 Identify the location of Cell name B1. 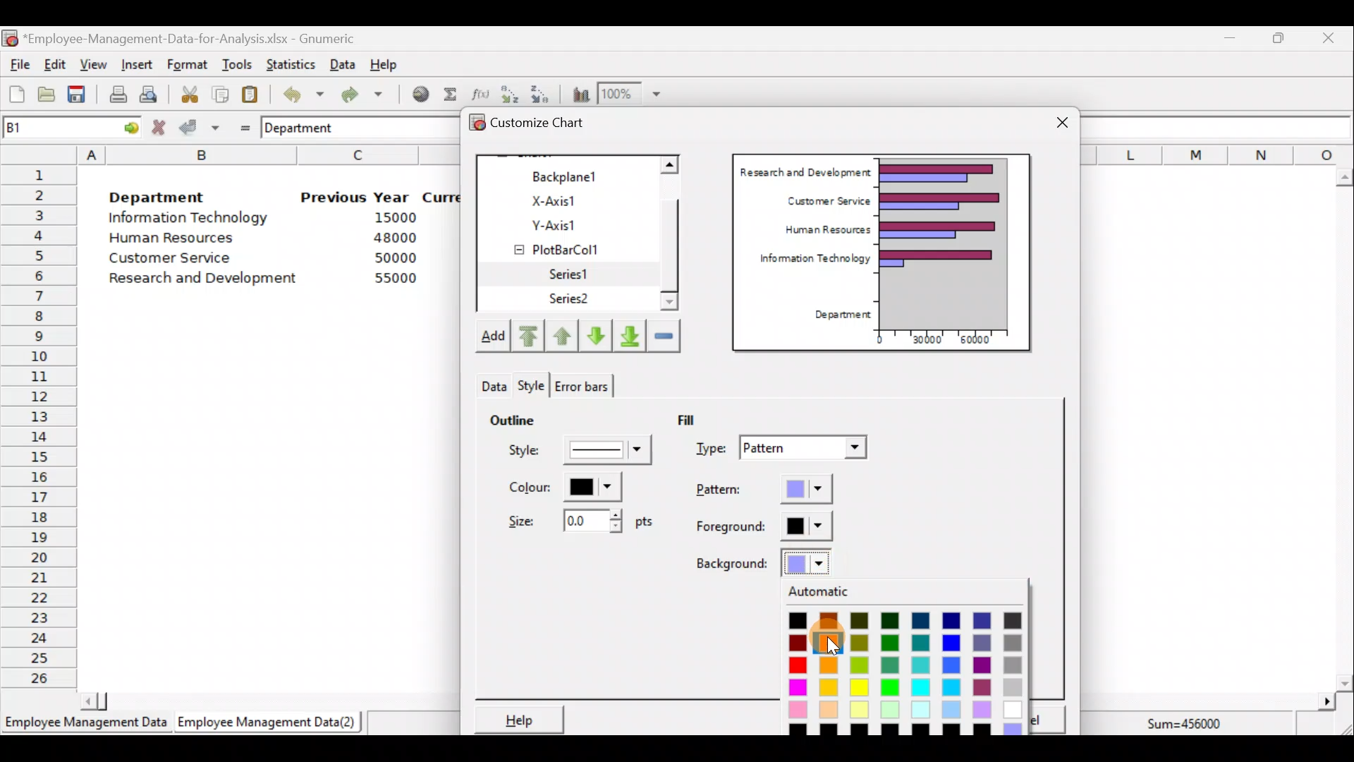
(47, 127).